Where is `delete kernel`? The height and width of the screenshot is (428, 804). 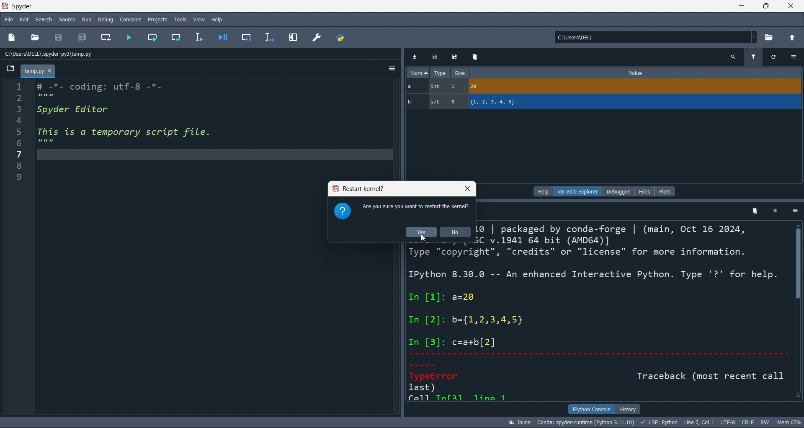 delete kernel is located at coordinates (755, 212).